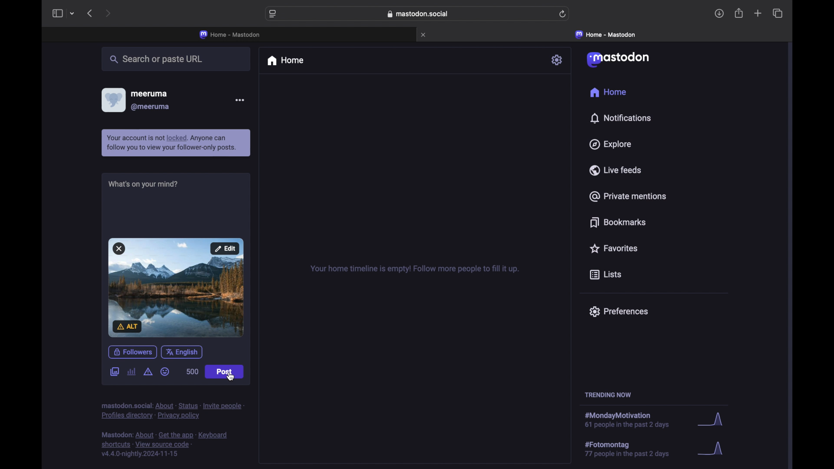  What do you see at coordinates (606, 34) in the screenshot?
I see `home mastodon` at bounding box center [606, 34].